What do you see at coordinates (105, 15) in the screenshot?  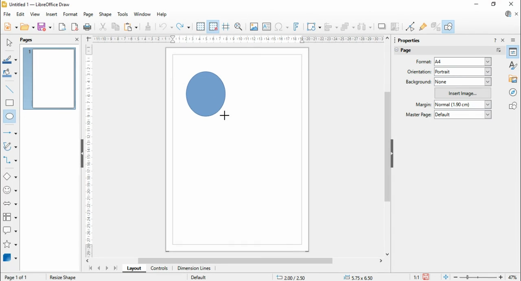 I see `shape` at bounding box center [105, 15].